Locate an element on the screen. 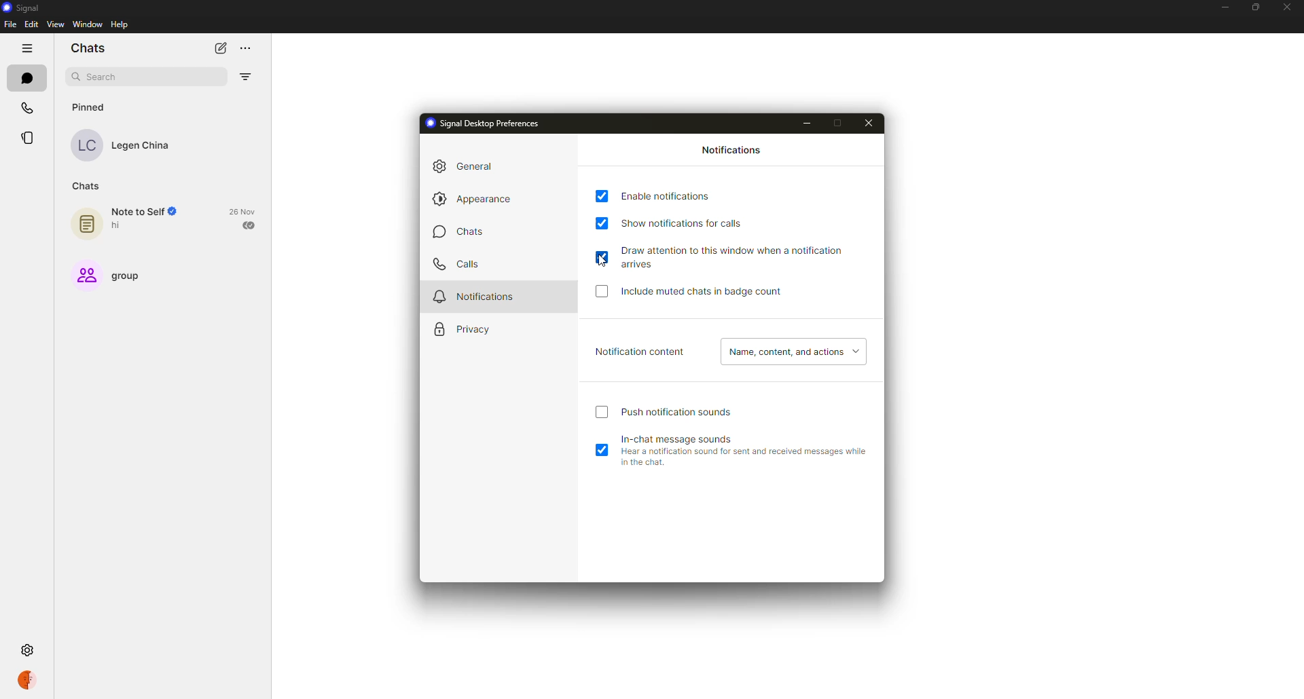  enabled is located at coordinates (603, 196).